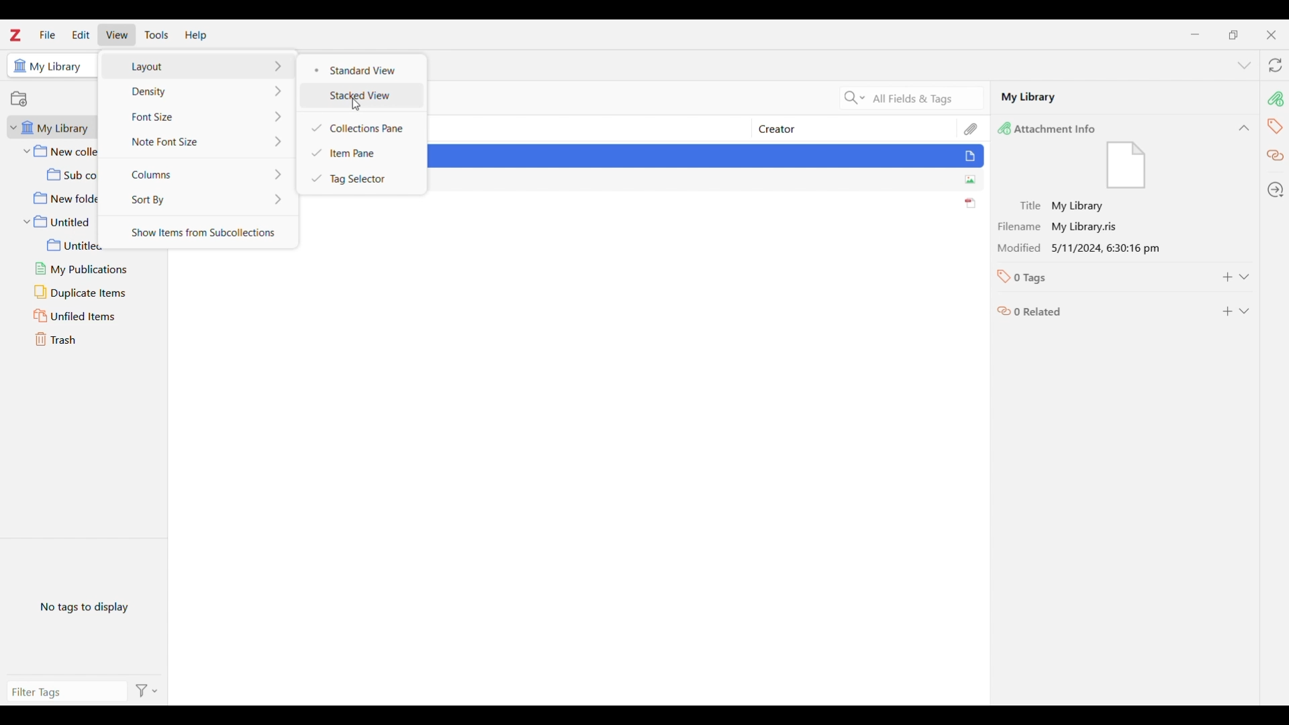 This screenshot has width=1289, height=725. I want to click on Sort by options, so click(199, 199).